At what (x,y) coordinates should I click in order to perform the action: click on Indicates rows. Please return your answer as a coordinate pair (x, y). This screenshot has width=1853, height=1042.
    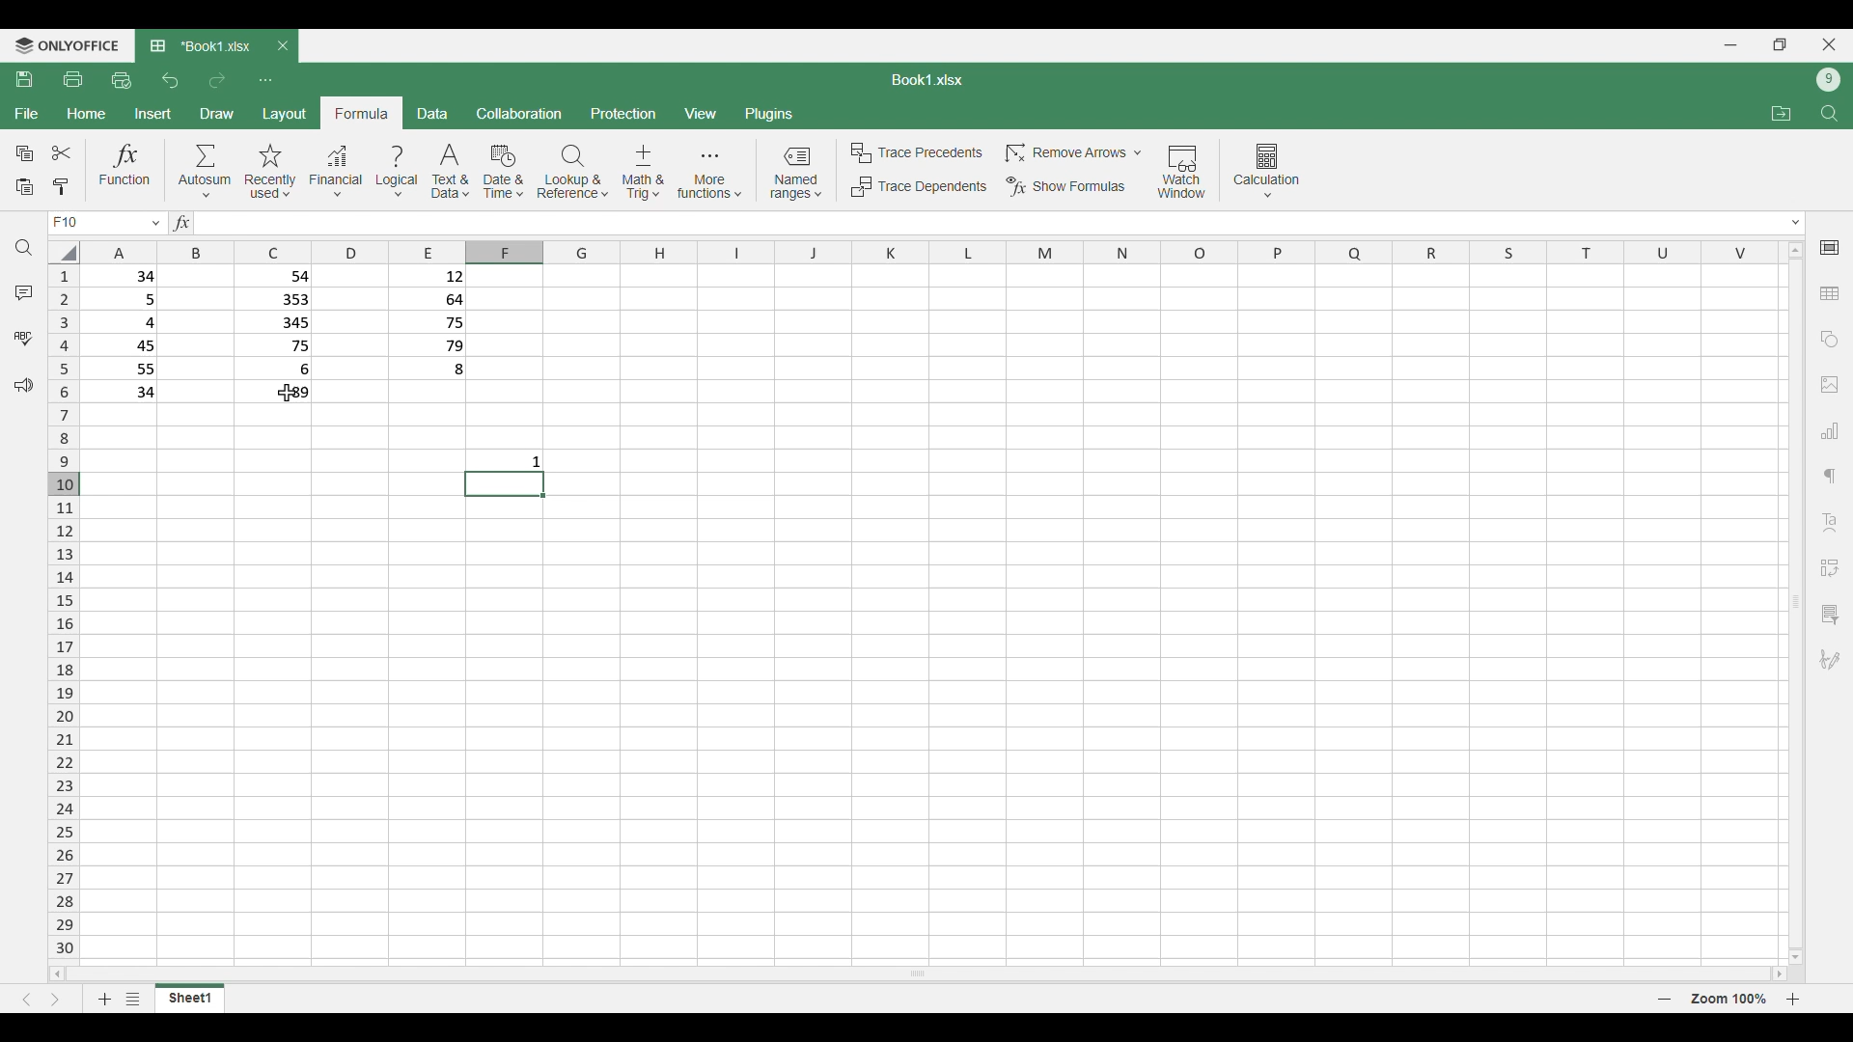
    Looking at the image, I should click on (64, 610).